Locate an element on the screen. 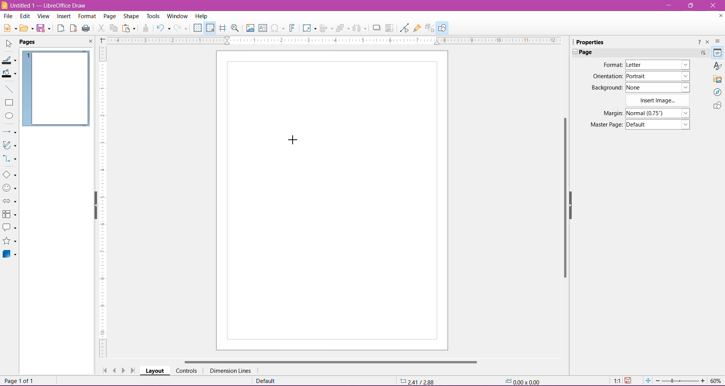 The width and height of the screenshot is (725, 386). Show Gluepoint Functions is located at coordinates (418, 28).